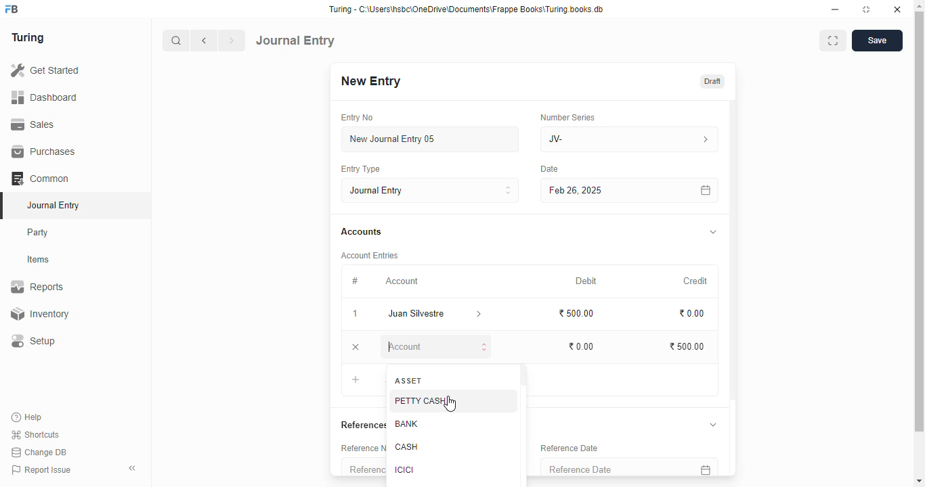 The height and width of the screenshot is (487, 925). I want to click on juan silvestre, so click(415, 314).